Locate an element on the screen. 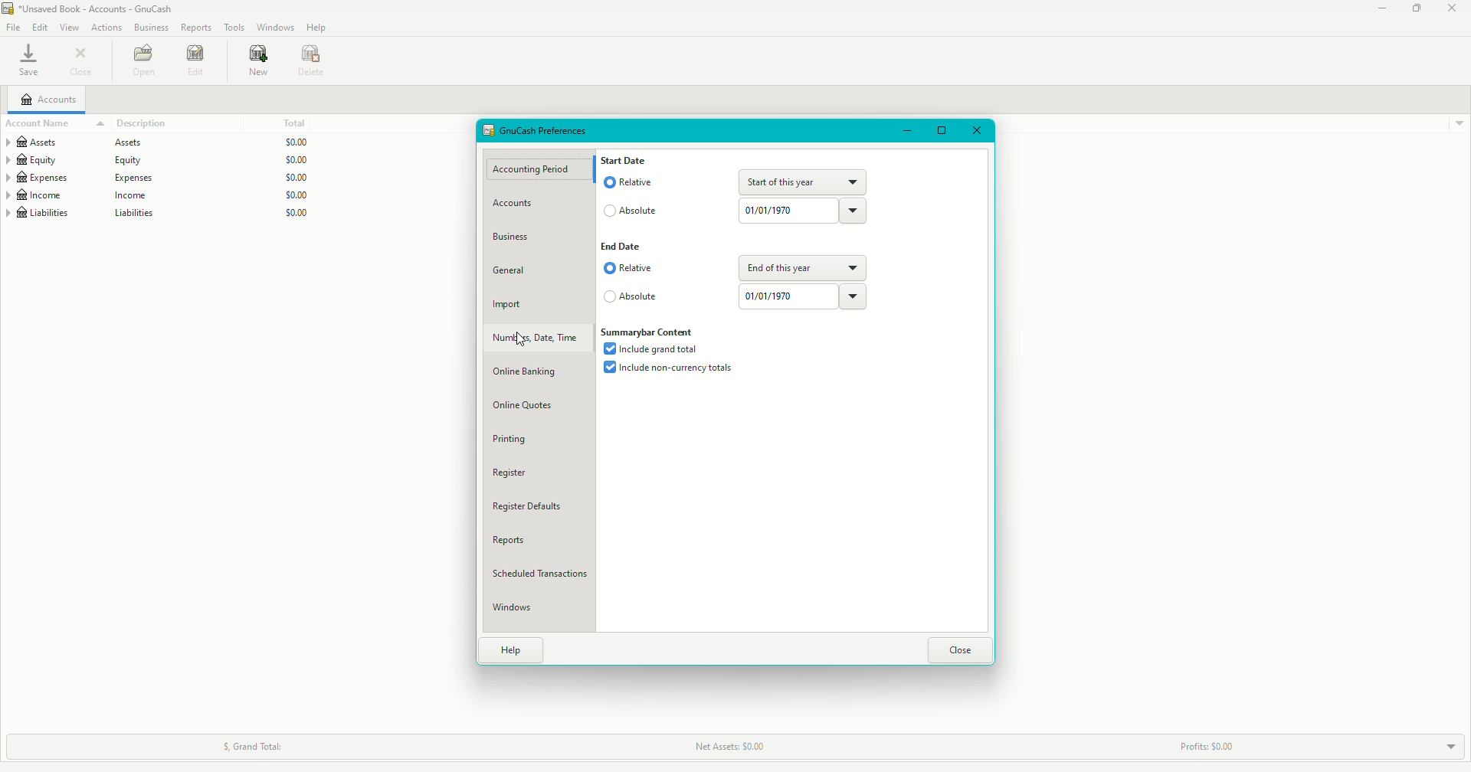 The width and height of the screenshot is (1471, 772). Close is located at coordinates (80, 63).